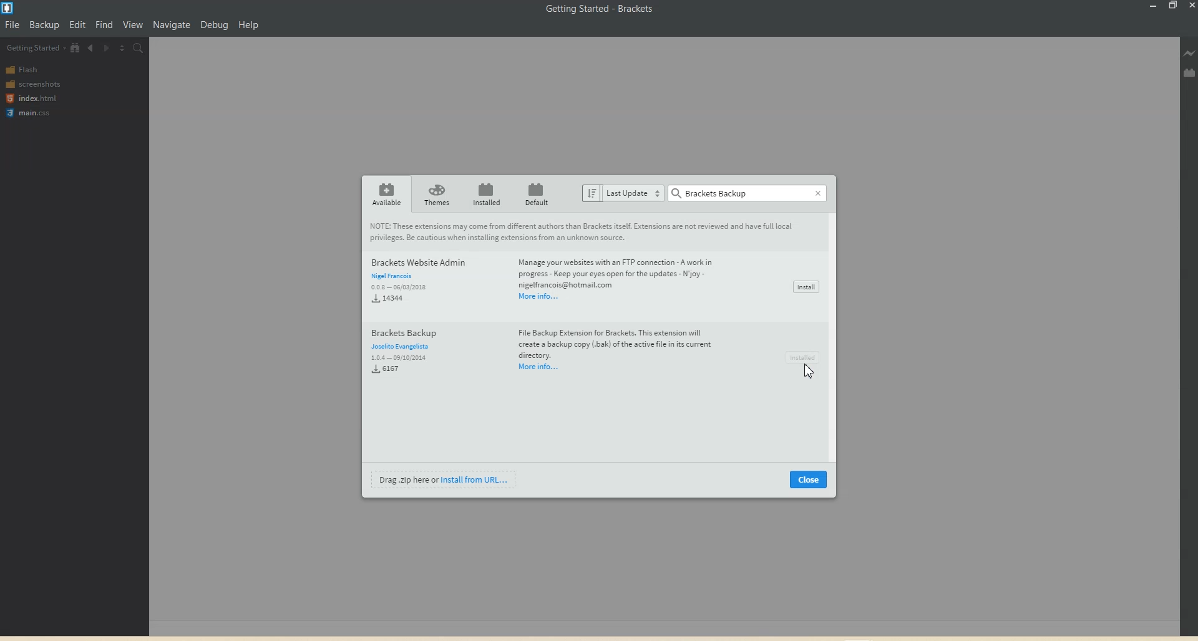 Image resolution: width=1198 pixels, height=641 pixels. Describe the element at coordinates (139, 48) in the screenshot. I see `Find in files` at that location.